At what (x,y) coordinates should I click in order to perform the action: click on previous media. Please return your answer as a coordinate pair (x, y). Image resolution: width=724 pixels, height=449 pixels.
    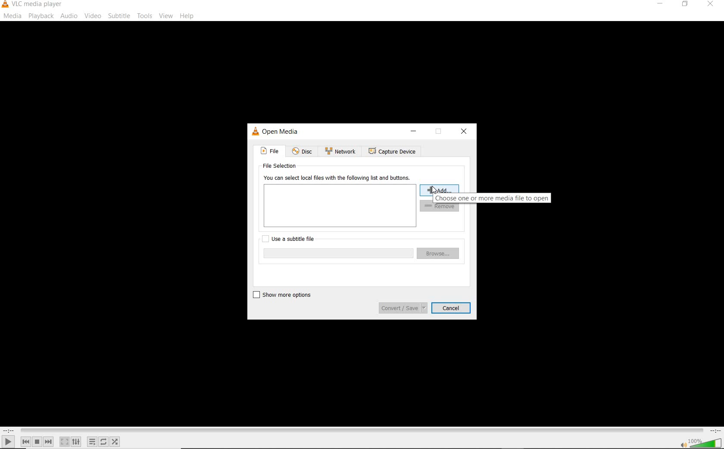
    Looking at the image, I should click on (25, 442).